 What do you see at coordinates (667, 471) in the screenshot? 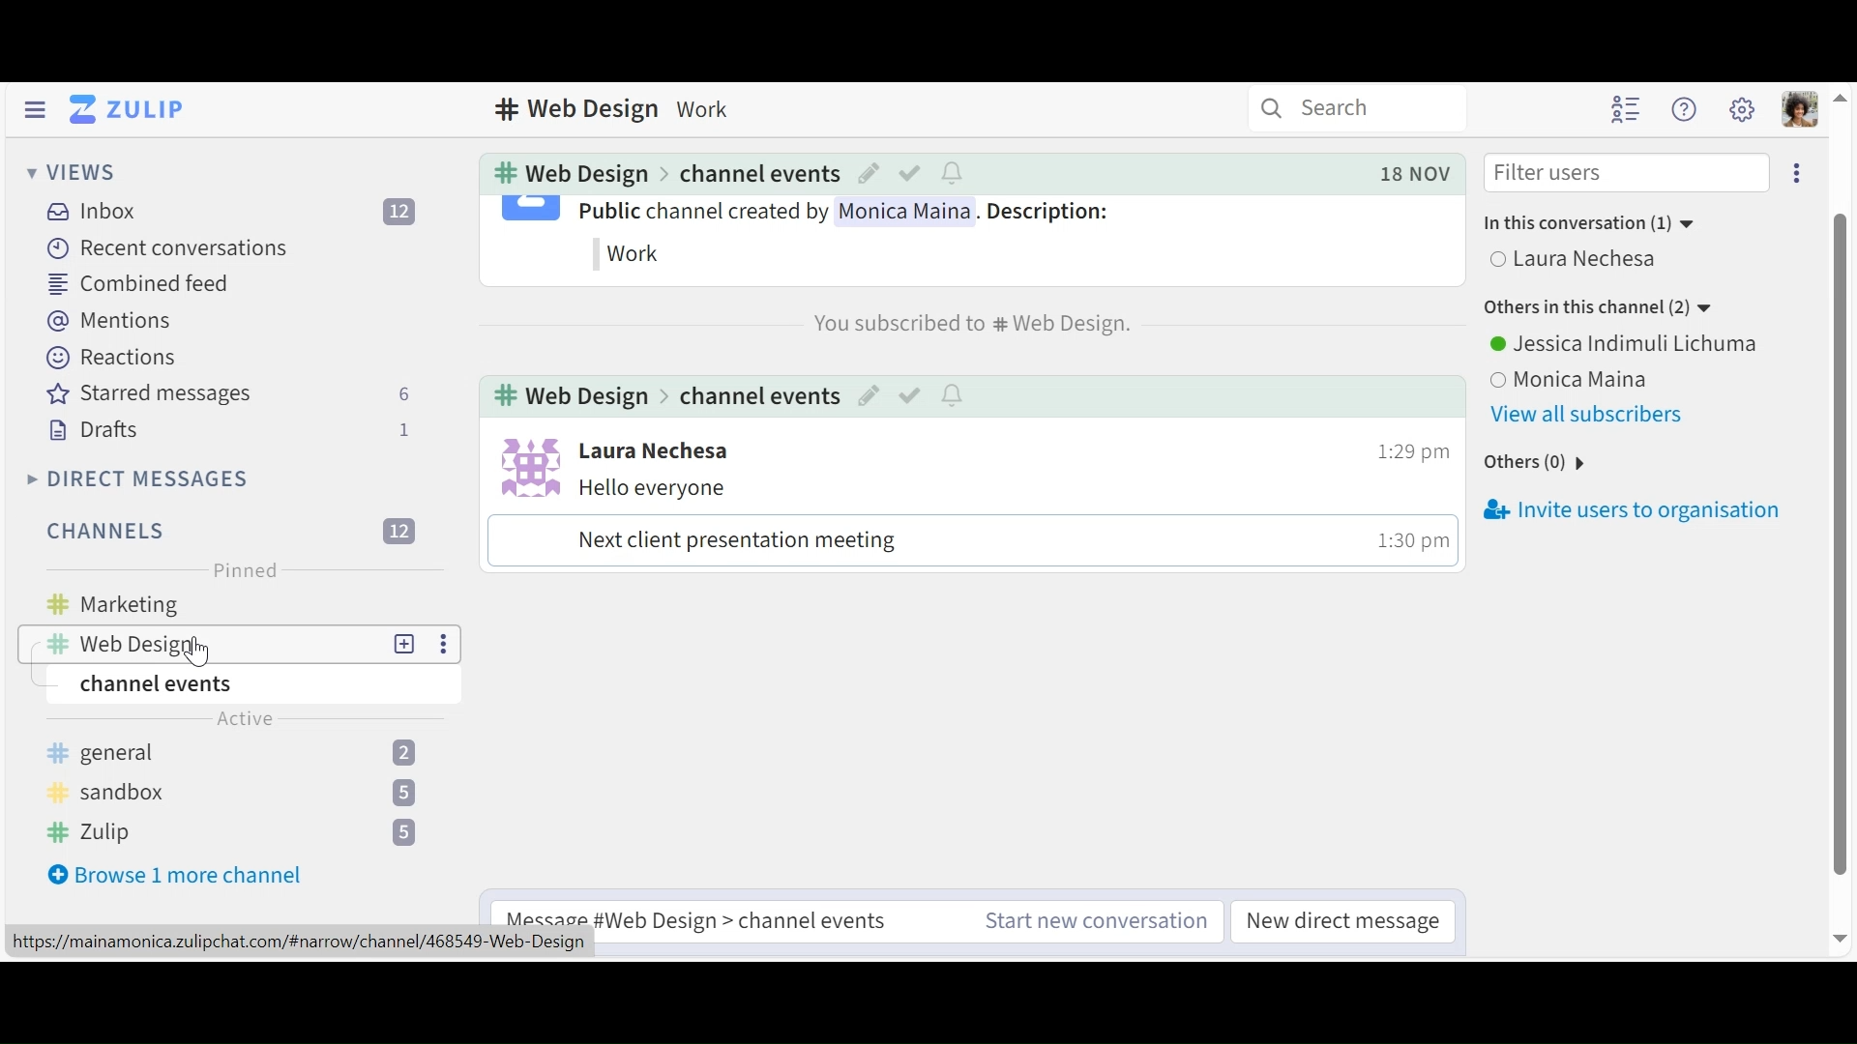
I see `Laura Nechesa
Hello everyone` at bounding box center [667, 471].